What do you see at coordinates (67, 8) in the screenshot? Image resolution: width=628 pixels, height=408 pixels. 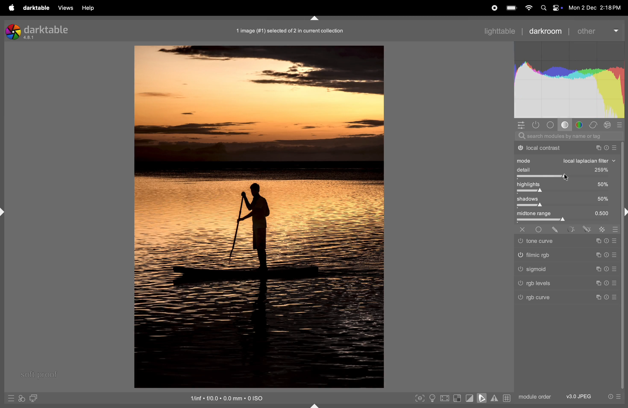 I see `views` at bounding box center [67, 8].